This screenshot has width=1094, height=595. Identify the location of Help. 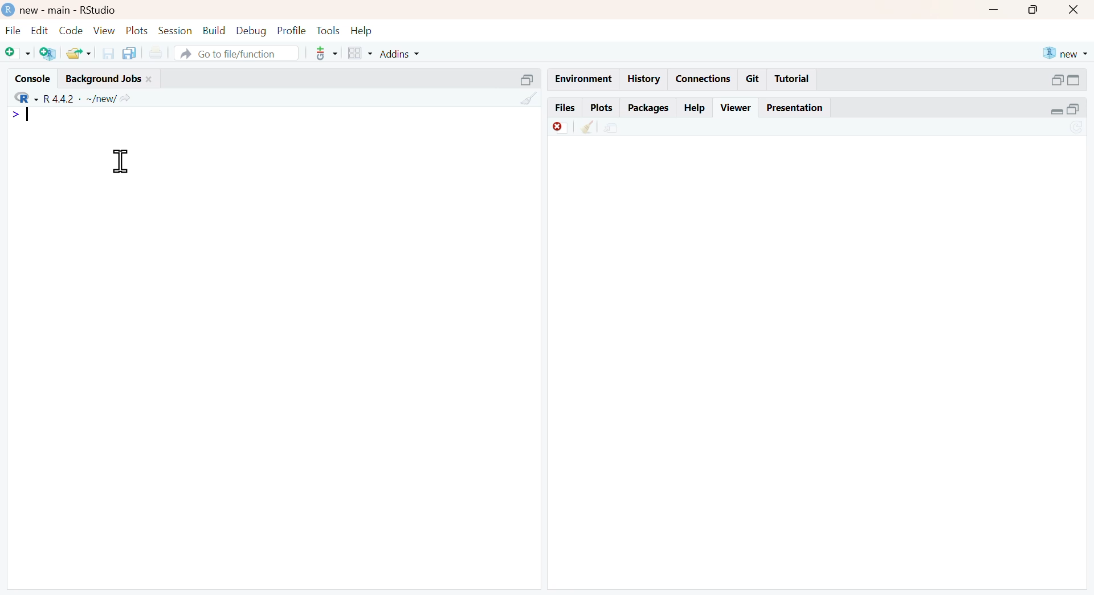
(364, 30).